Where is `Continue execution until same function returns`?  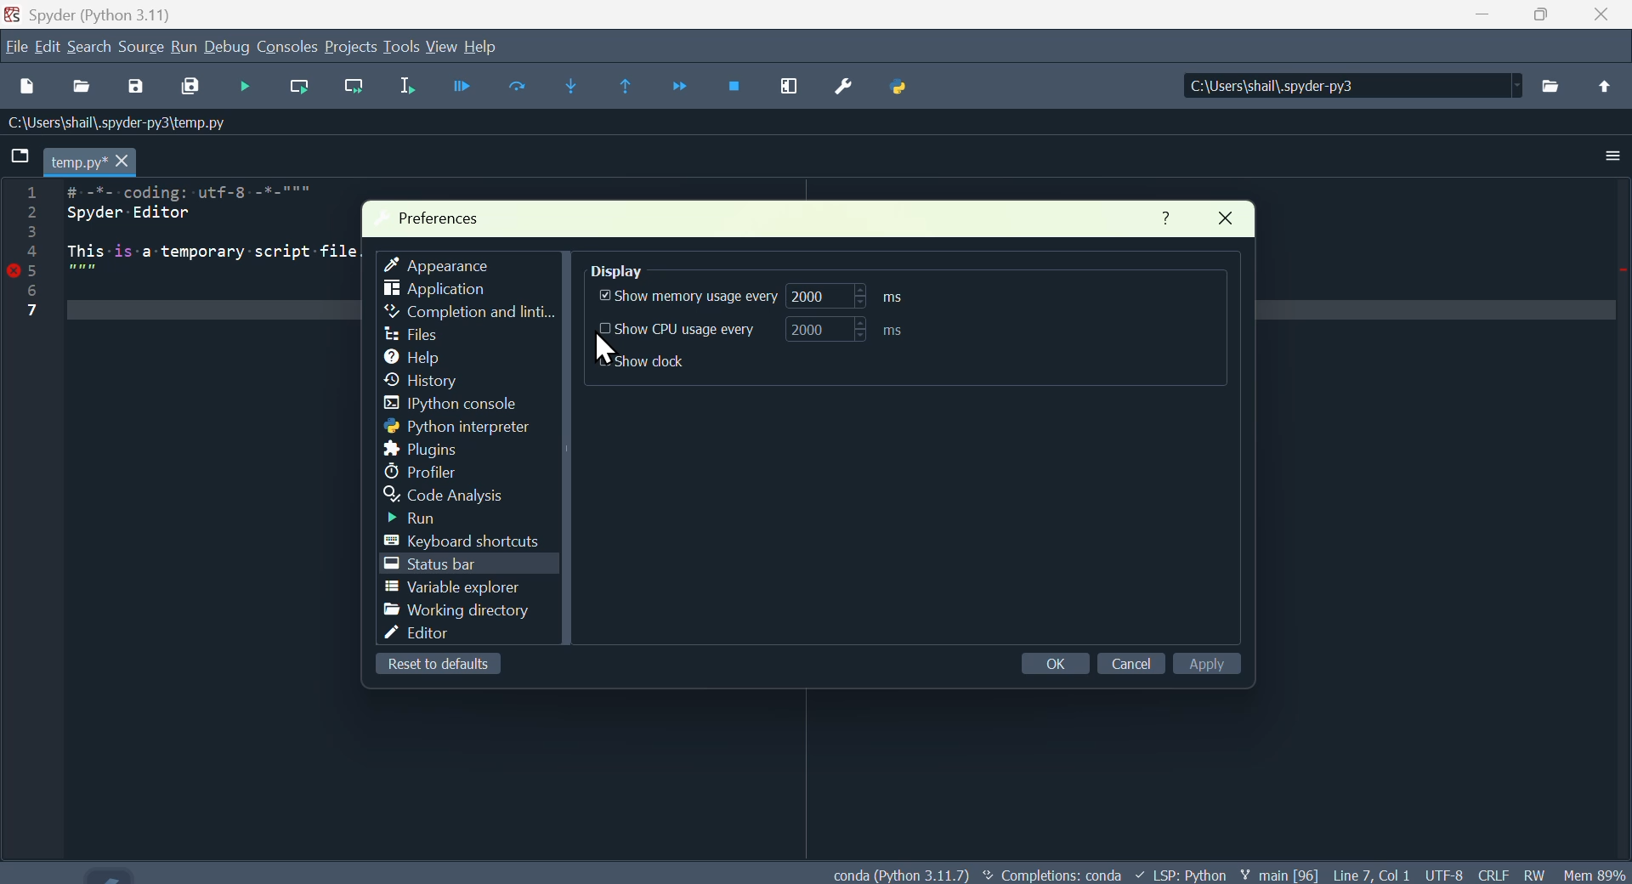 Continue execution until same function returns is located at coordinates (628, 88).